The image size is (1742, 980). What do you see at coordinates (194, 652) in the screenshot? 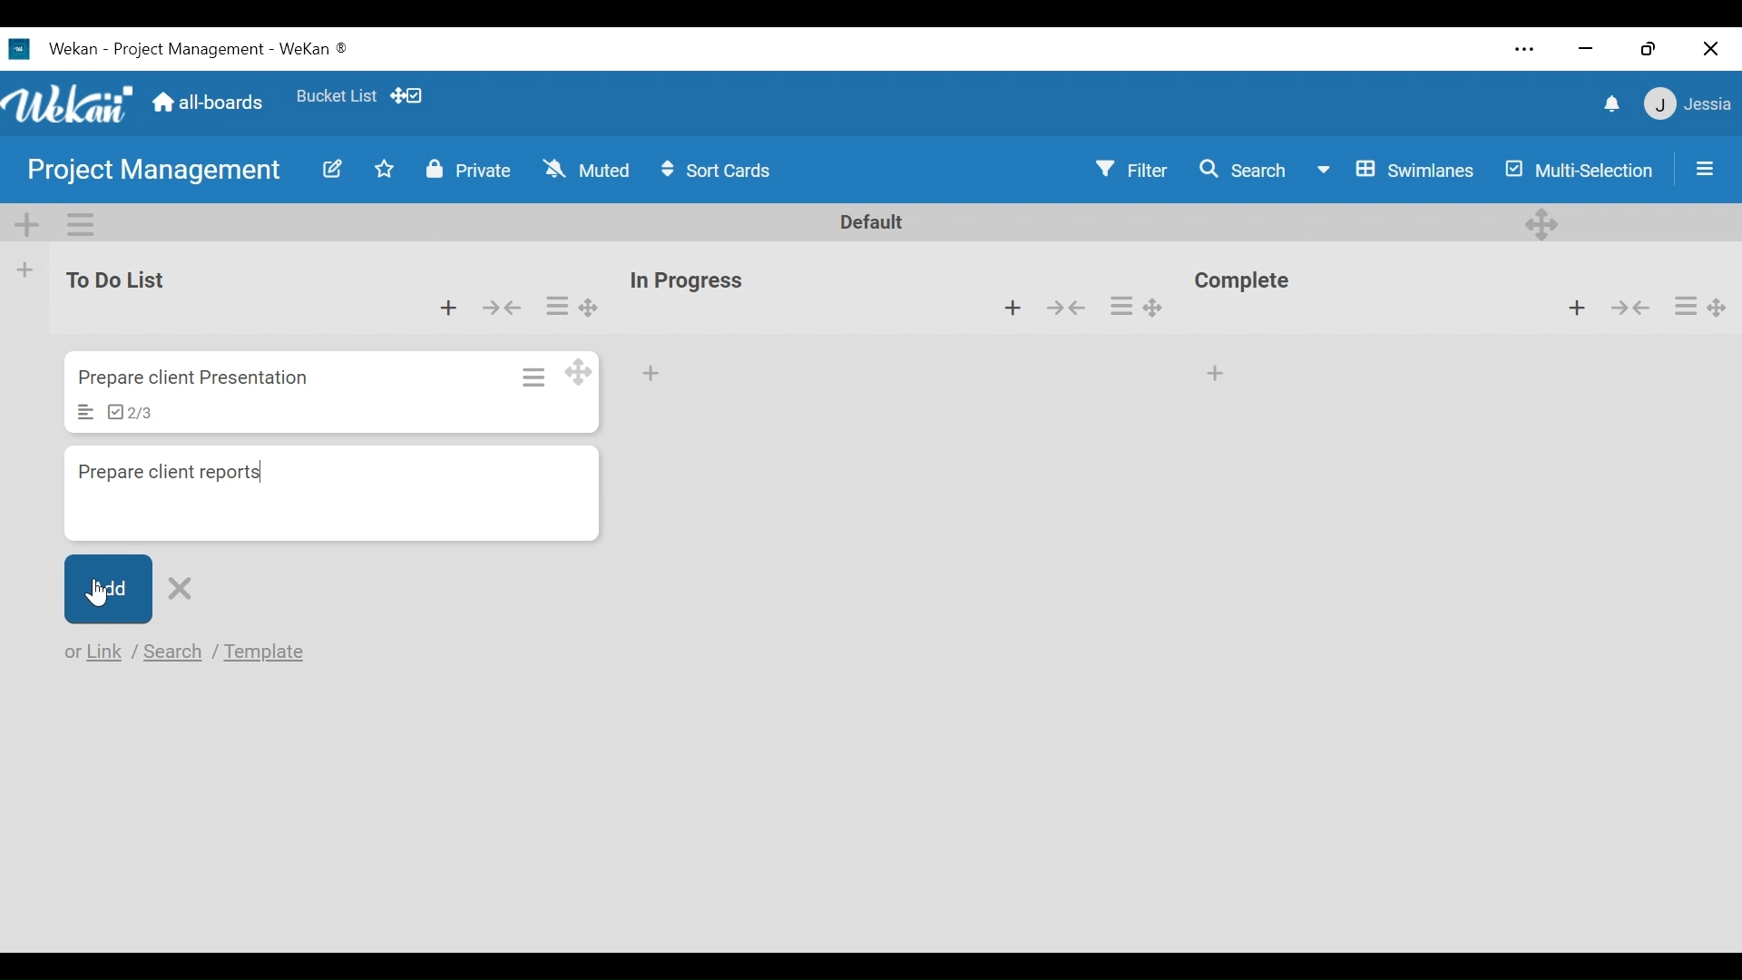
I see `or link / Search / Template` at bounding box center [194, 652].